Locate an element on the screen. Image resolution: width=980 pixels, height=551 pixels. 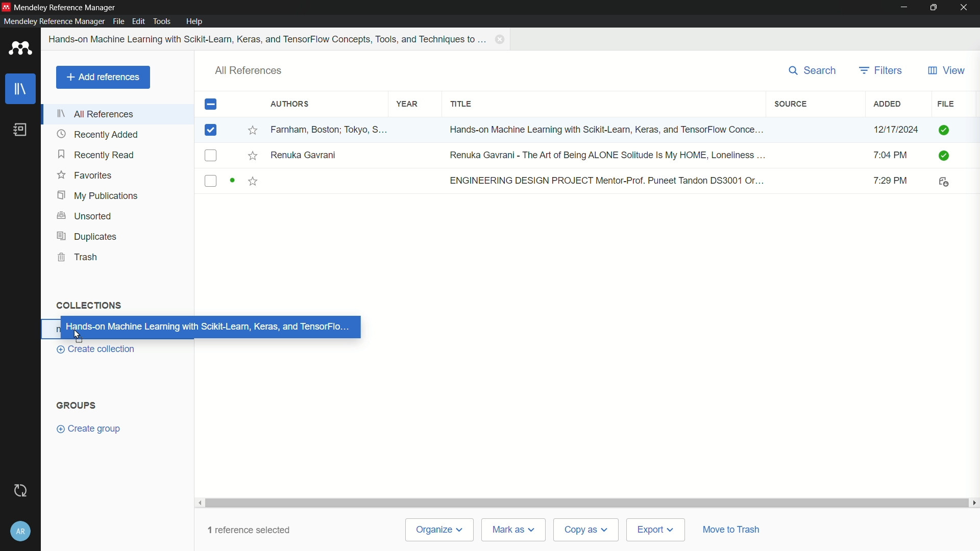
moving reference to collection is located at coordinates (210, 327).